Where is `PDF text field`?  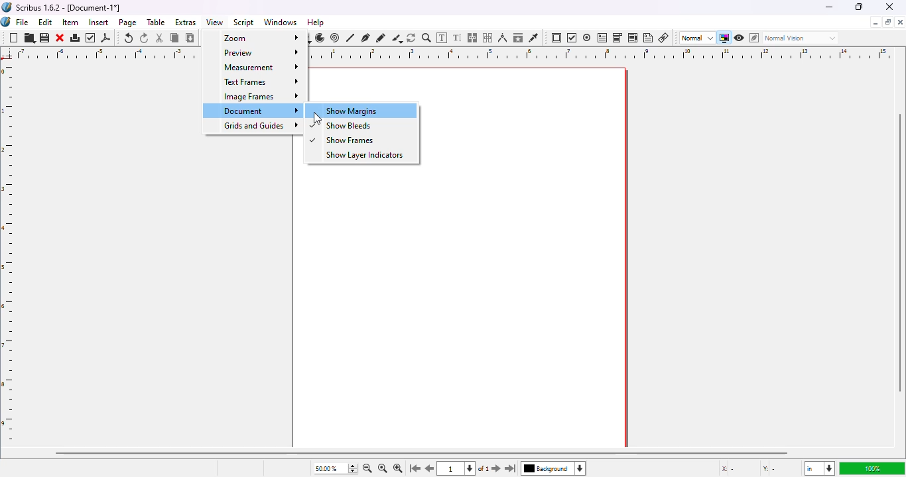
PDF text field is located at coordinates (602, 37).